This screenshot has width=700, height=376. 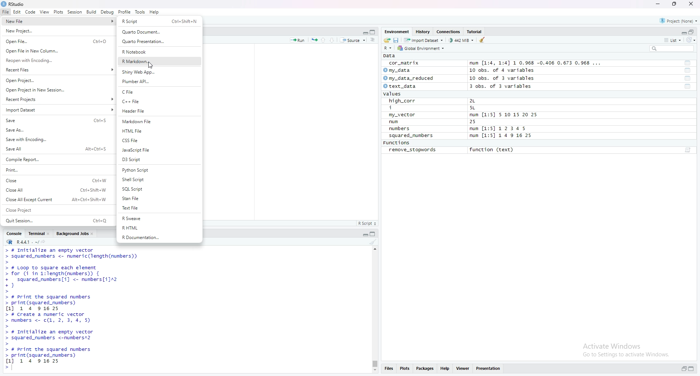 I want to click on Build, so click(x=92, y=13).